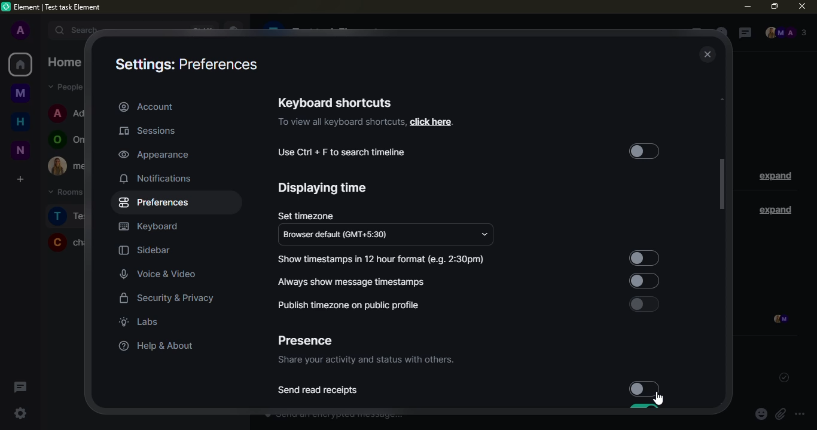 The width and height of the screenshot is (817, 430). I want to click on home, so click(20, 64).